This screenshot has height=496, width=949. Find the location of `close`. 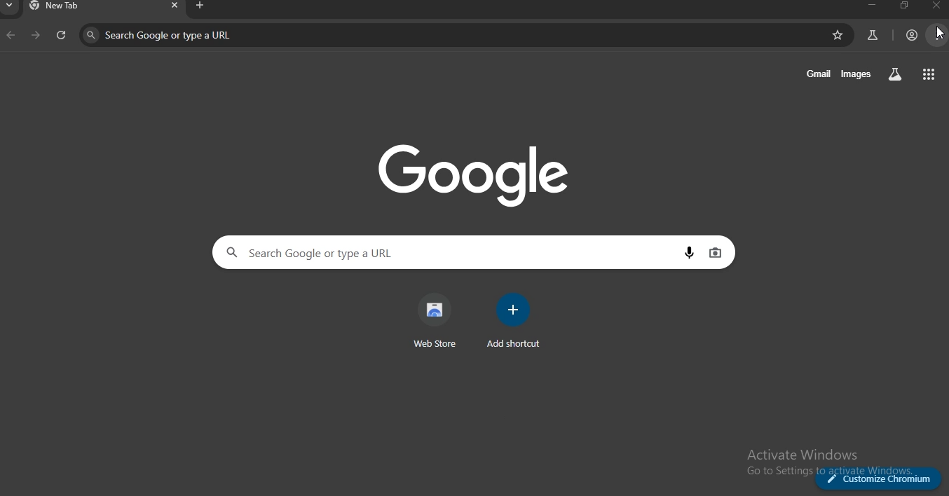

close is located at coordinates (173, 7).